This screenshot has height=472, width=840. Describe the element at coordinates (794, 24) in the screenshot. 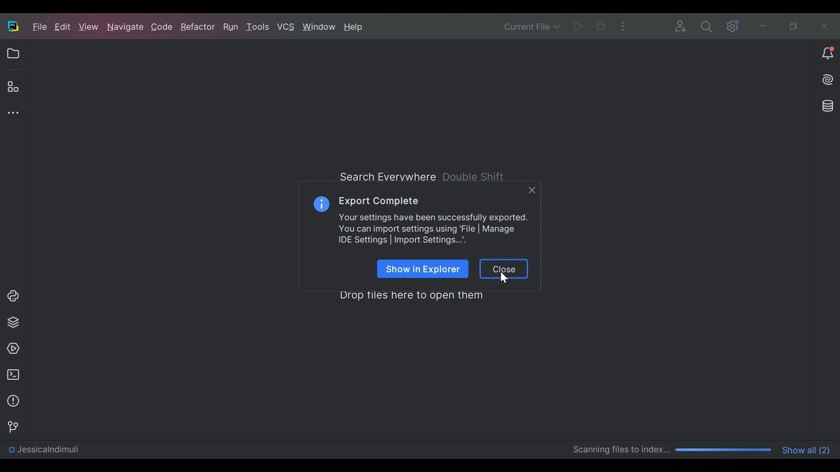

I see `Restore` at that location.